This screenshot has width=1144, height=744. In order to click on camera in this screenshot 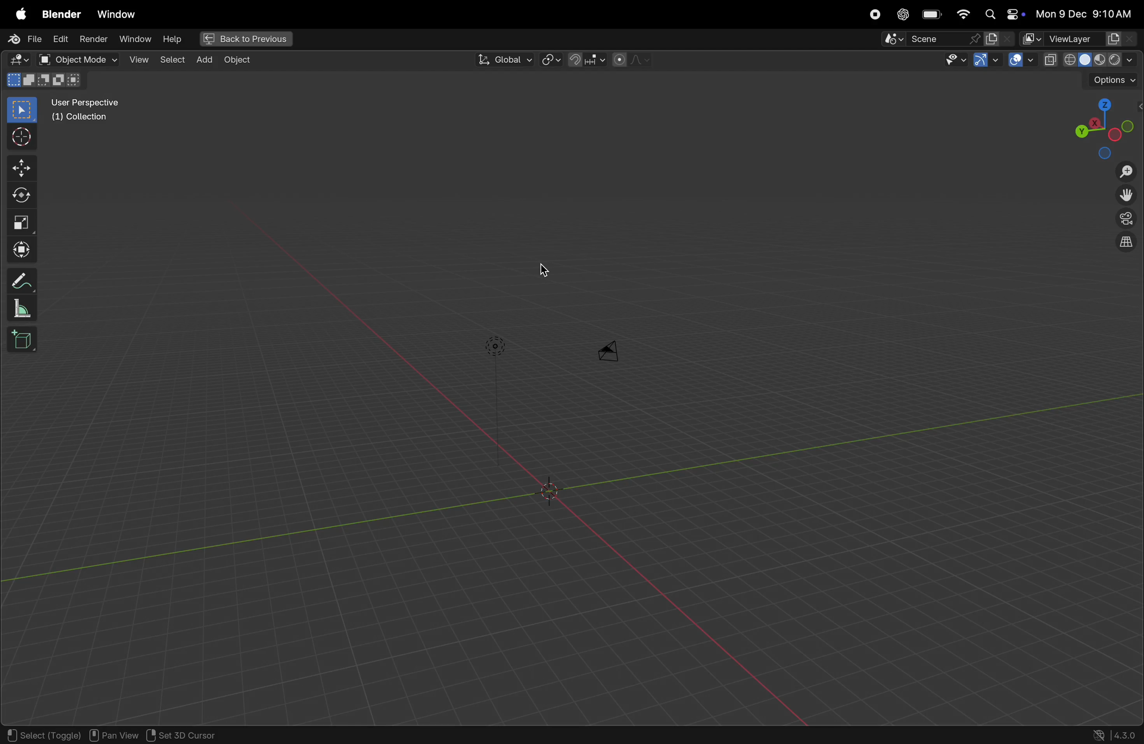, I will do `click(615, 349)`.